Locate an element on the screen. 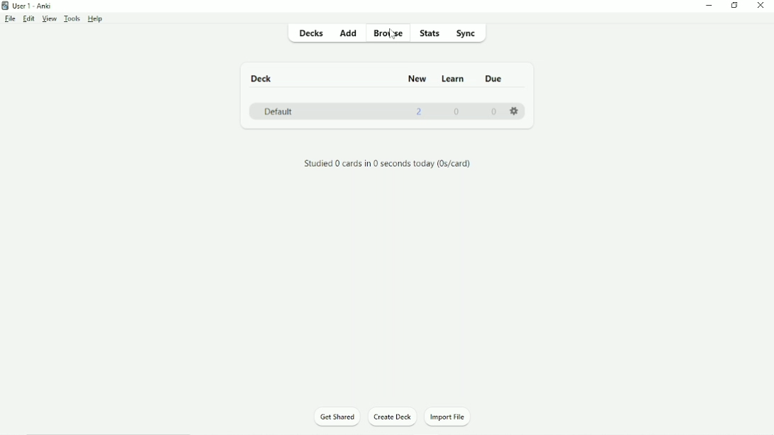 The width and height of the screenshot is (774, 435). Default is located at coordinates (279, 111).